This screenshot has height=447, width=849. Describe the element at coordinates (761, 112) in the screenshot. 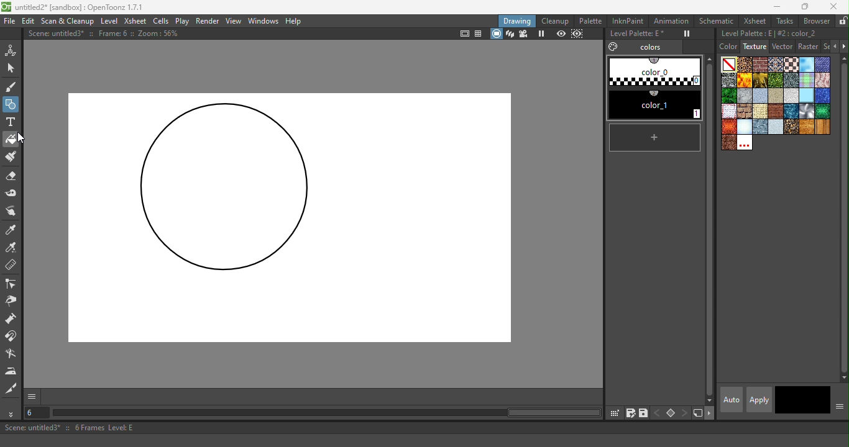

I see `roughcanvas.bmp` at that location.